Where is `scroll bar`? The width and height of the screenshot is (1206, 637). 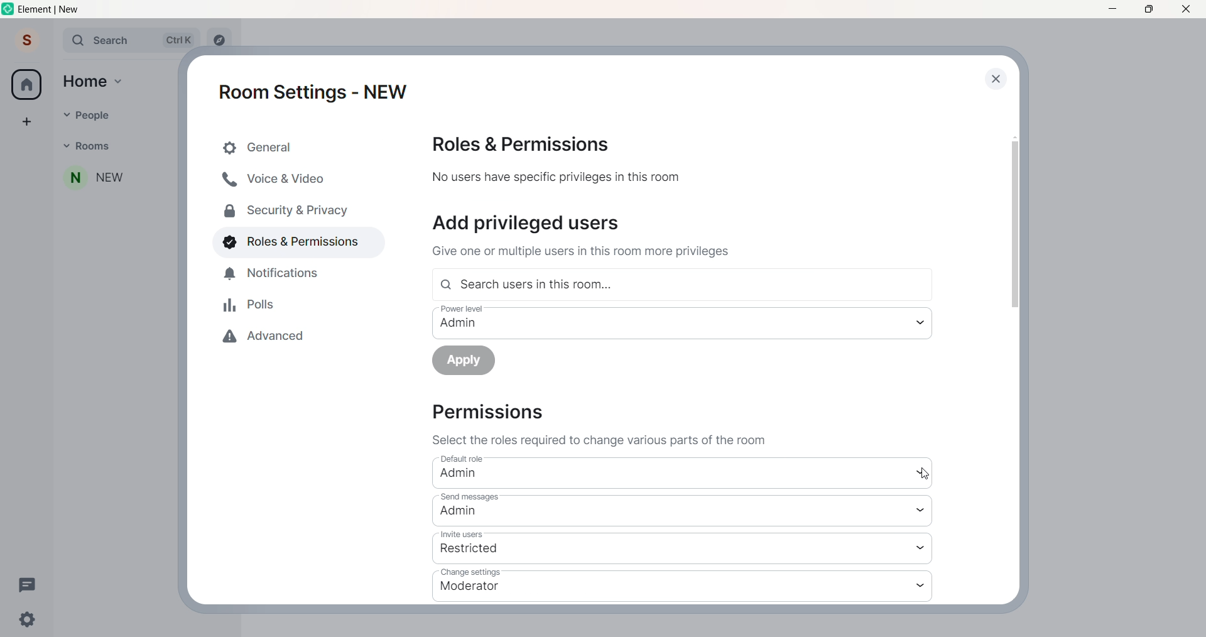 scroll bar is located at coordinates (1017, 216).